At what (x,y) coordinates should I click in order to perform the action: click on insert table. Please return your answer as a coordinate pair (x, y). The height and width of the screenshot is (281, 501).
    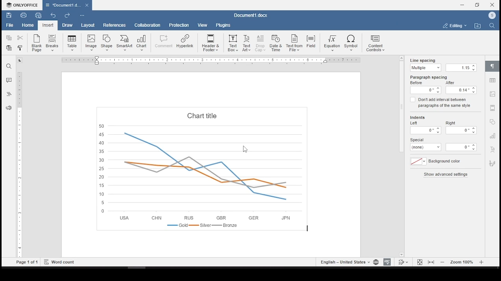
    Looking at the image, I should click on (72, 43).